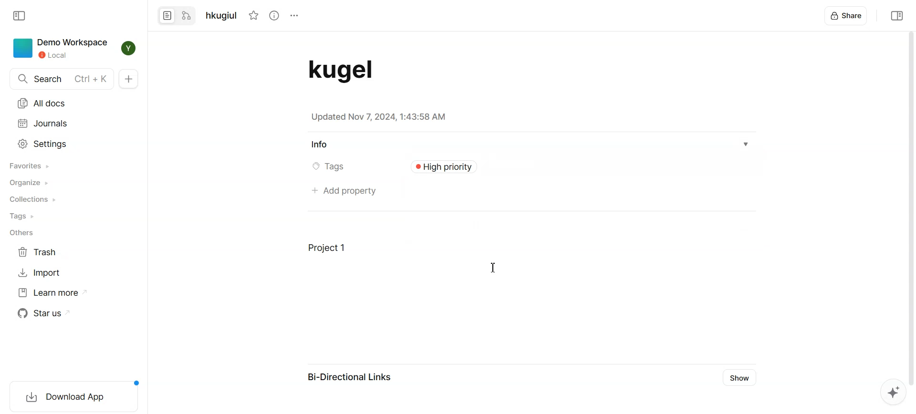 The height and width of the screenshot is (414, 916). I want to click on icon, so click(22, 48).